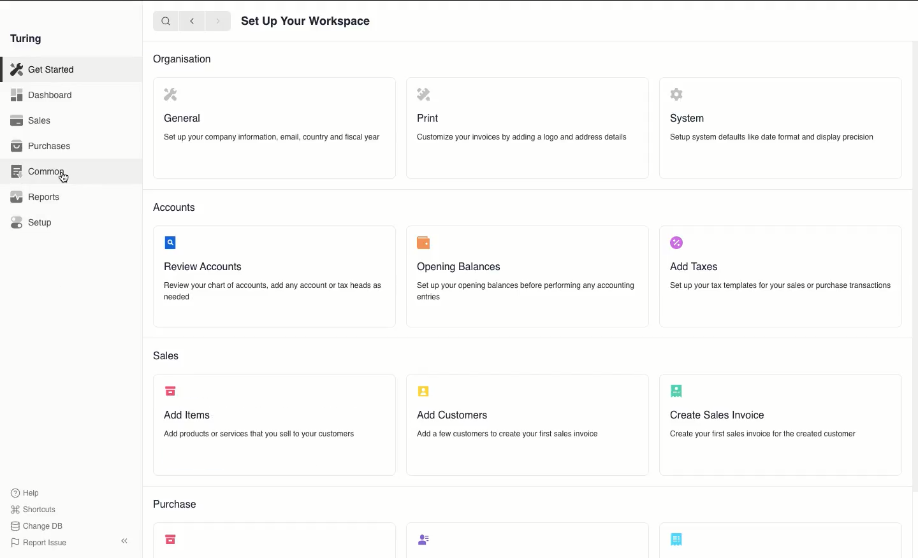 This screenshot has width=918, height=558. Describe the element at coordinates (43, 70) in the screenshot. I see `Get Started` at that location.